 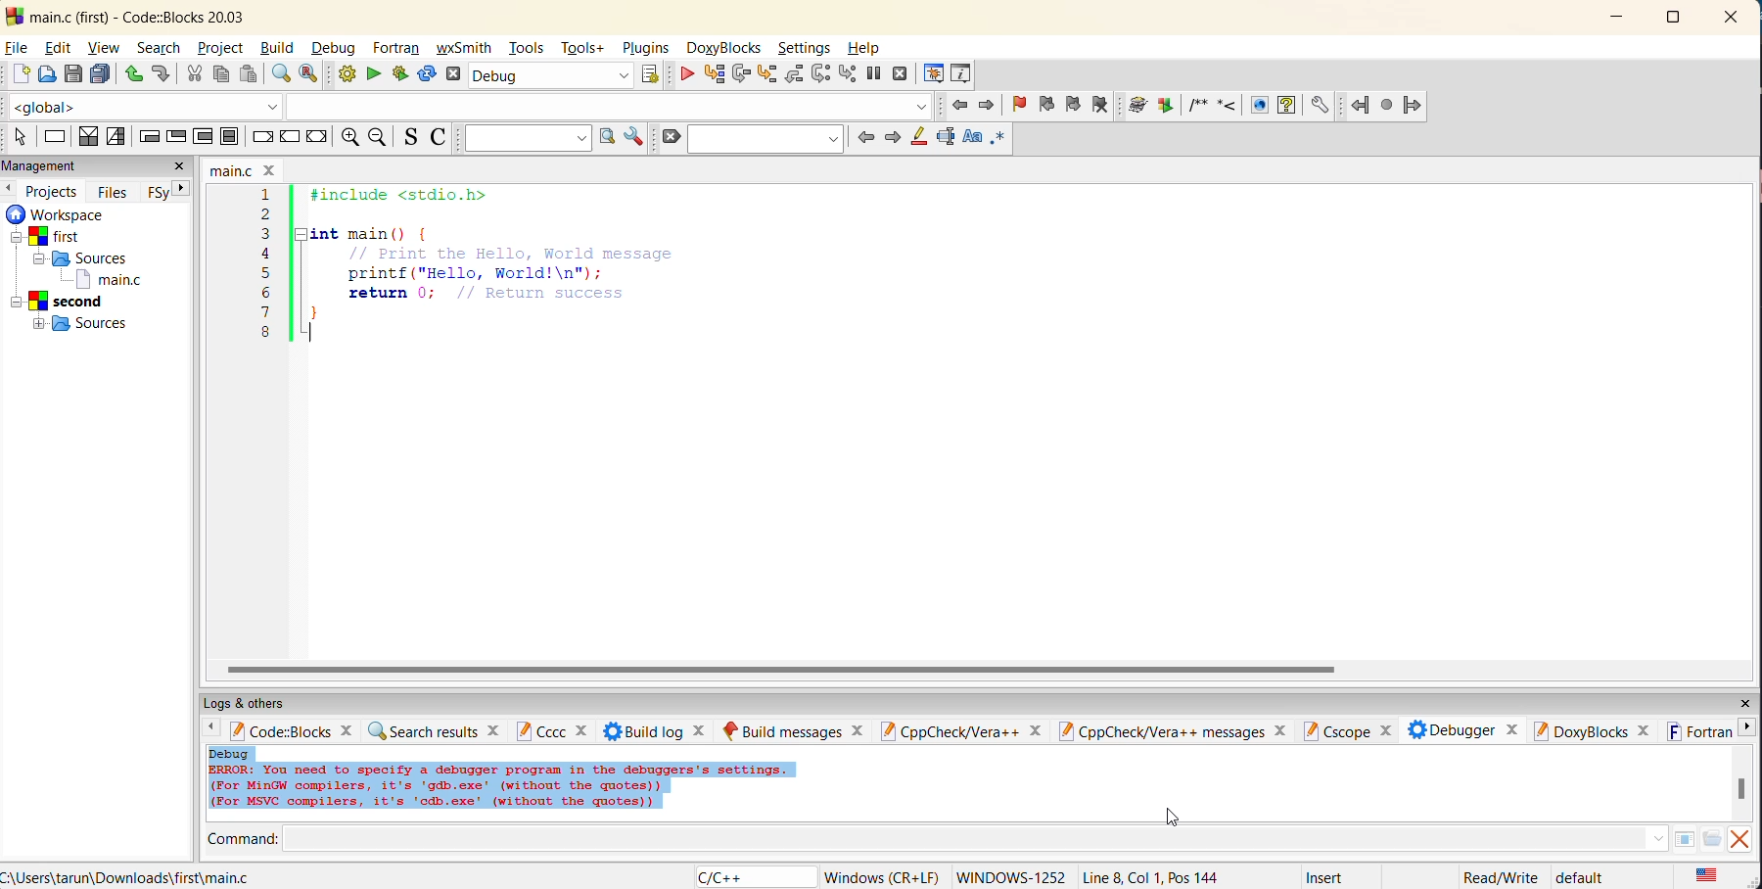 I want to click on use regex, so click(x=999, y=138).